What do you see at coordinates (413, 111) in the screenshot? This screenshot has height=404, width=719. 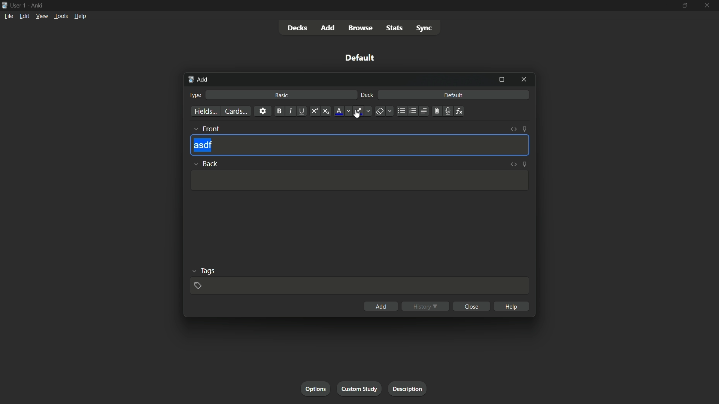 I see `ordered list` at bounding box center [413, 111].